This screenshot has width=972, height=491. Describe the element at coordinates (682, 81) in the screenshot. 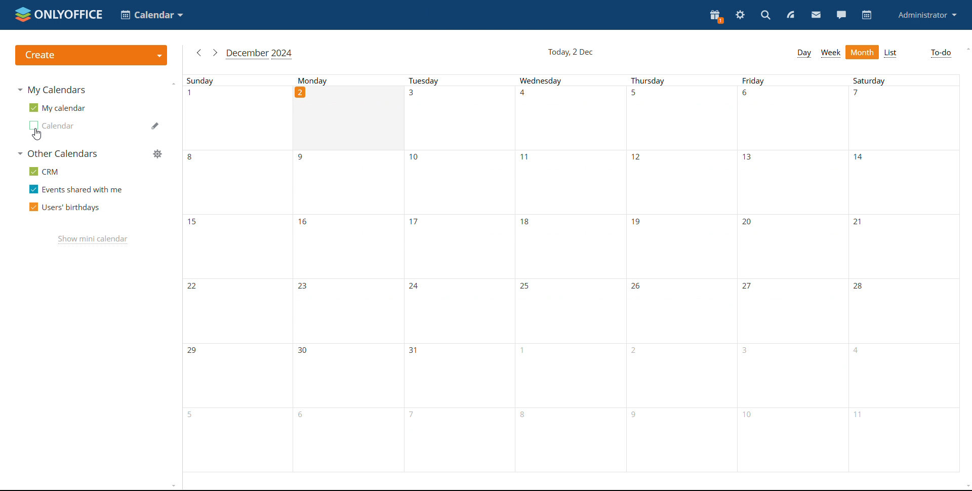

I see `thursday` at that location.